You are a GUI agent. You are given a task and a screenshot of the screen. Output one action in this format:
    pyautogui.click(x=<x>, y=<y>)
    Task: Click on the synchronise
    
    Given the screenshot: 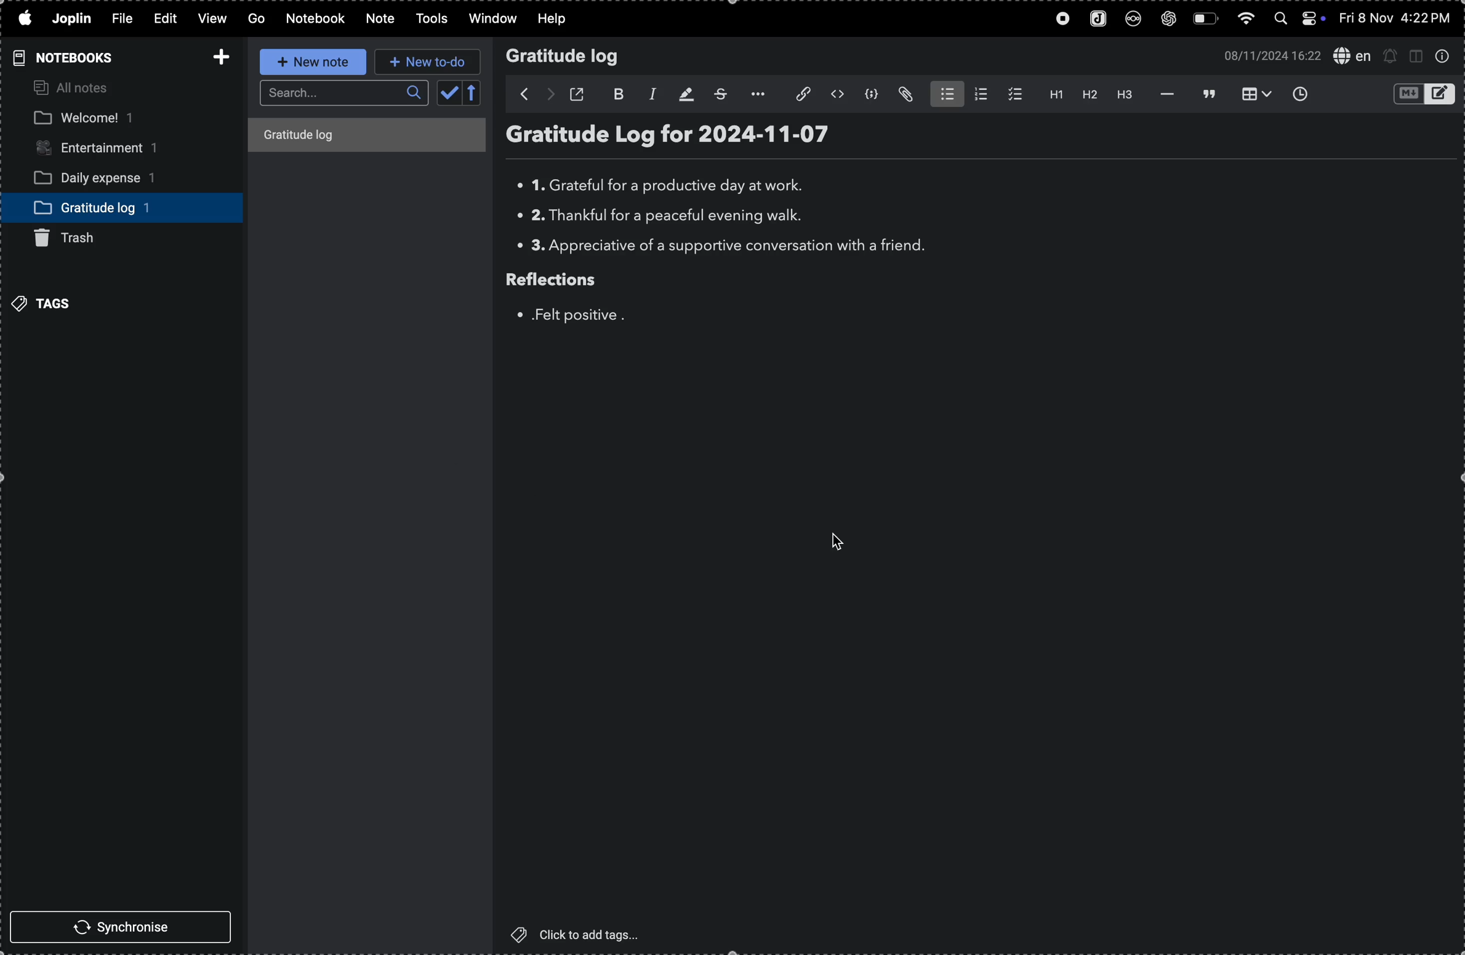 What is the action you would take?
    pyautogui.click(x=124, y=927)
    